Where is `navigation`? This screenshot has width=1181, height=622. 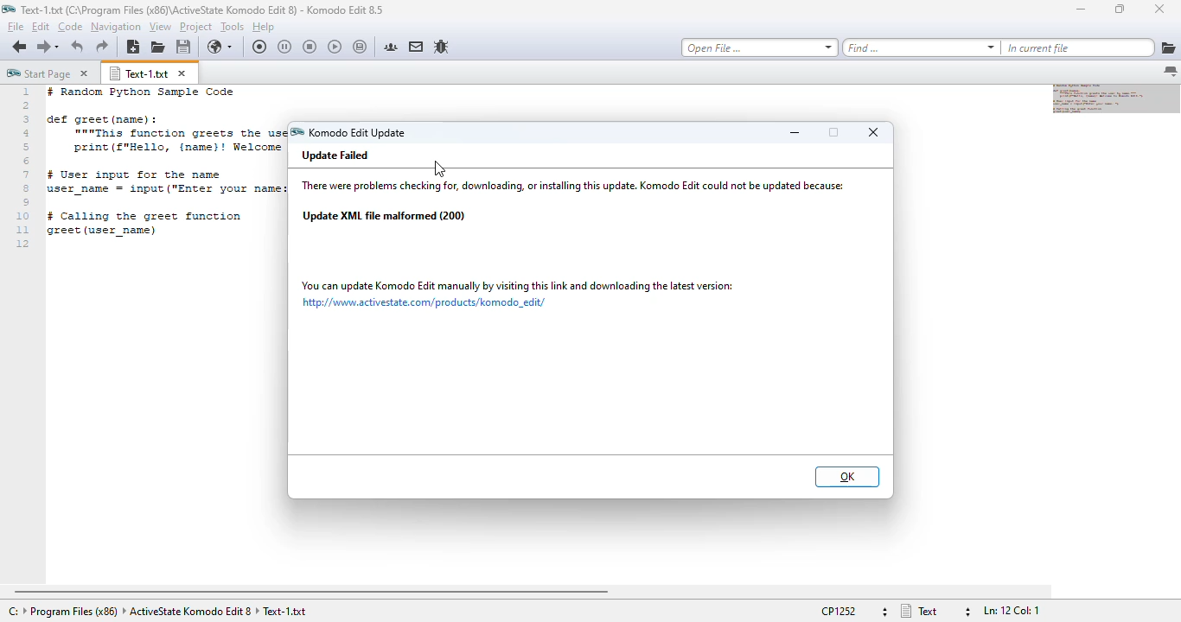
navigation is located at coordinates (116, 27).